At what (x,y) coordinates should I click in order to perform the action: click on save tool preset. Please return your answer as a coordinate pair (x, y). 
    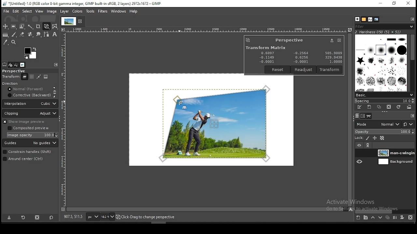
    Looking at the image, I should click on (9, 218).